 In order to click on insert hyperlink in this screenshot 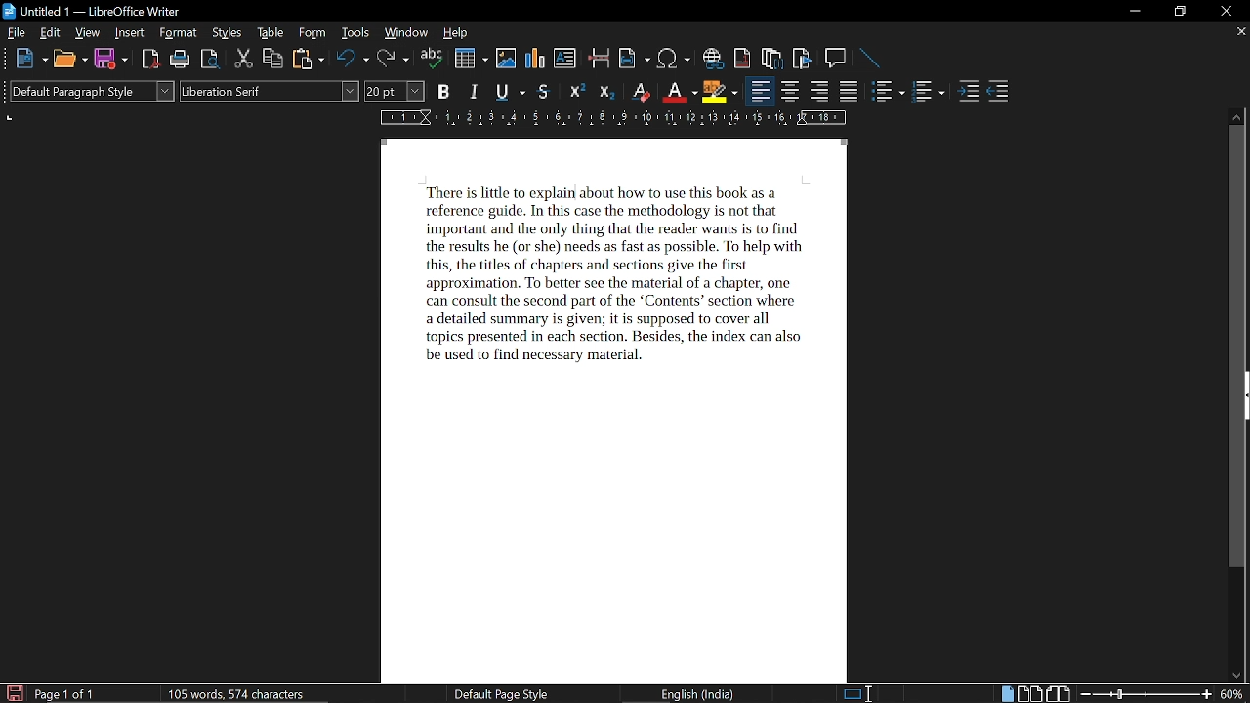, I will do `click(713, 58)`.